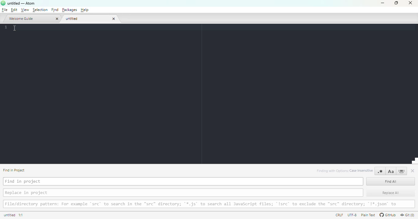 Image resolution: width=418 pixels, height=219 pixels. Describe the element at coordinates (3, 3) in the screenshot. I see `logo` at that location.